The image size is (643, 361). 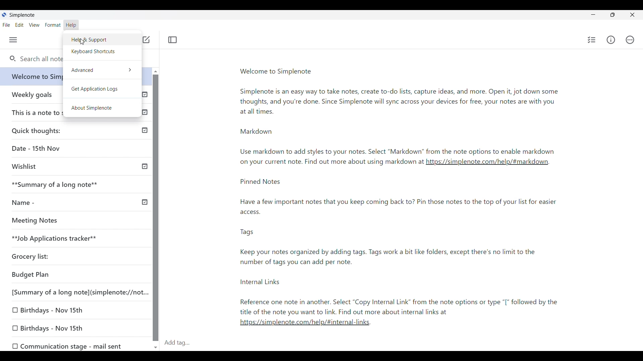 I want to click on Click to close interface , so click(x=632, y=15).